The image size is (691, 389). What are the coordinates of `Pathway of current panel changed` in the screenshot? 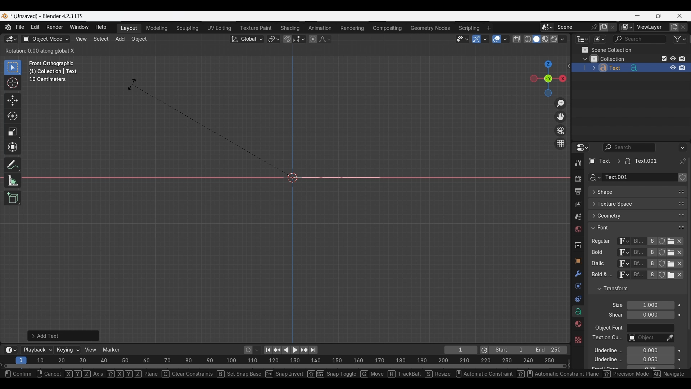 It's located at (622, 161).